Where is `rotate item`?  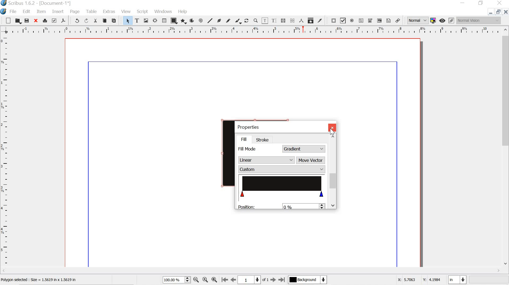
rotate item is located at coordinates (247, 20).